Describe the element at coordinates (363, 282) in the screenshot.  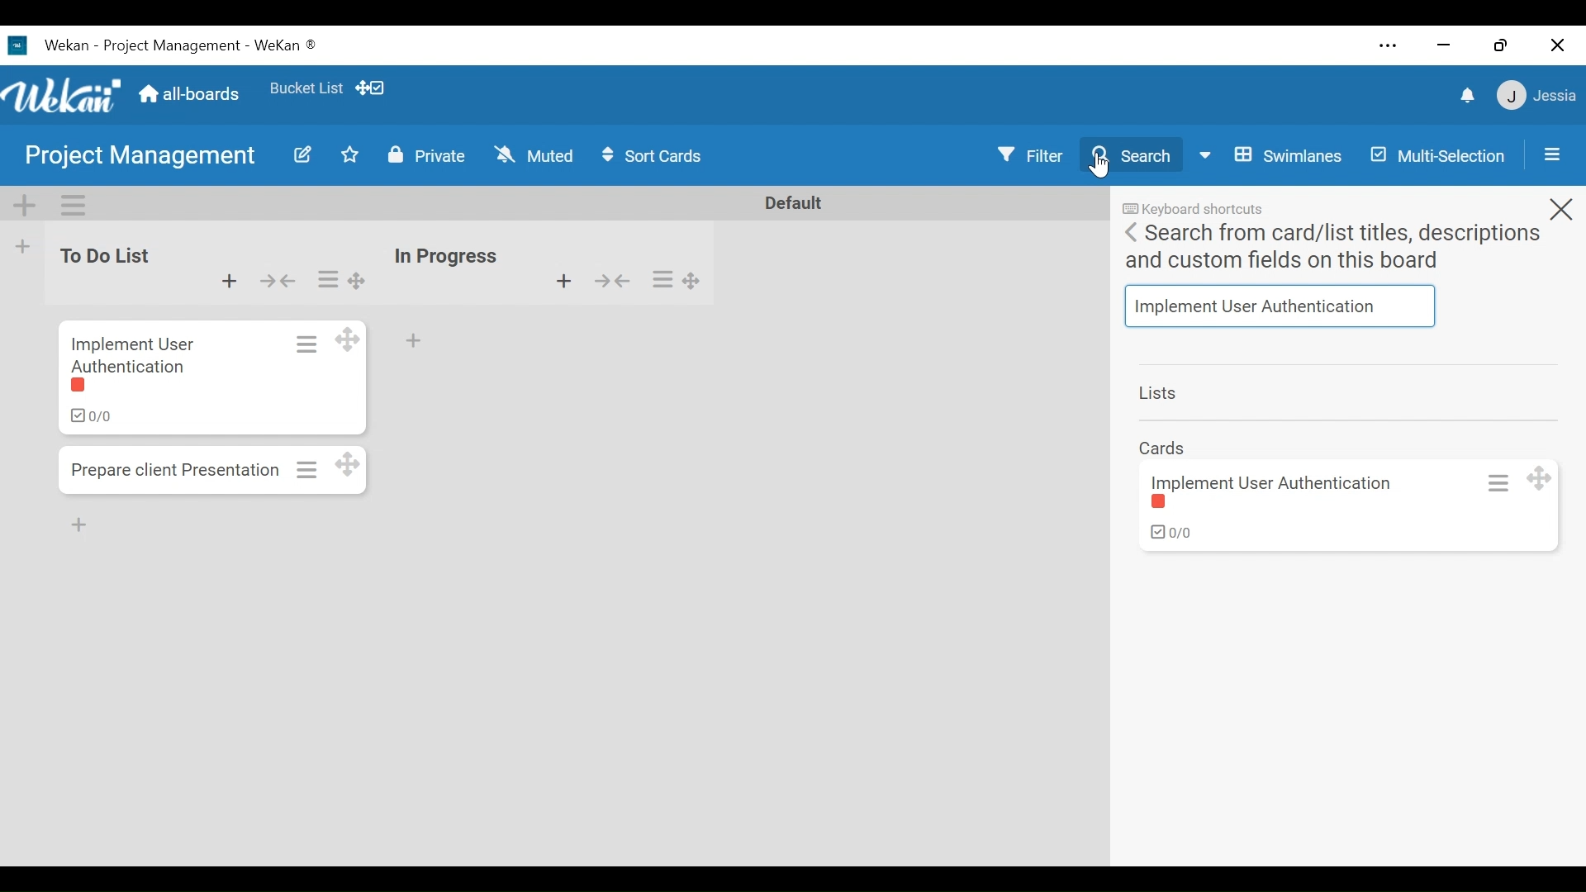
I see `Desktop drag handles` at that location.